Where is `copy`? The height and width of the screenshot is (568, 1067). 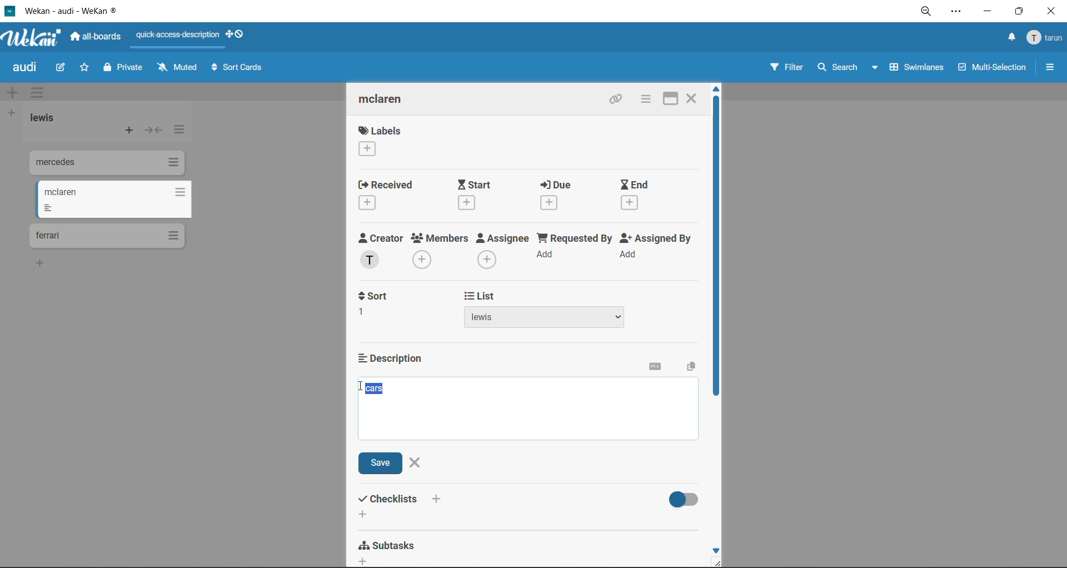
copy is located at coordinates (689, 367).